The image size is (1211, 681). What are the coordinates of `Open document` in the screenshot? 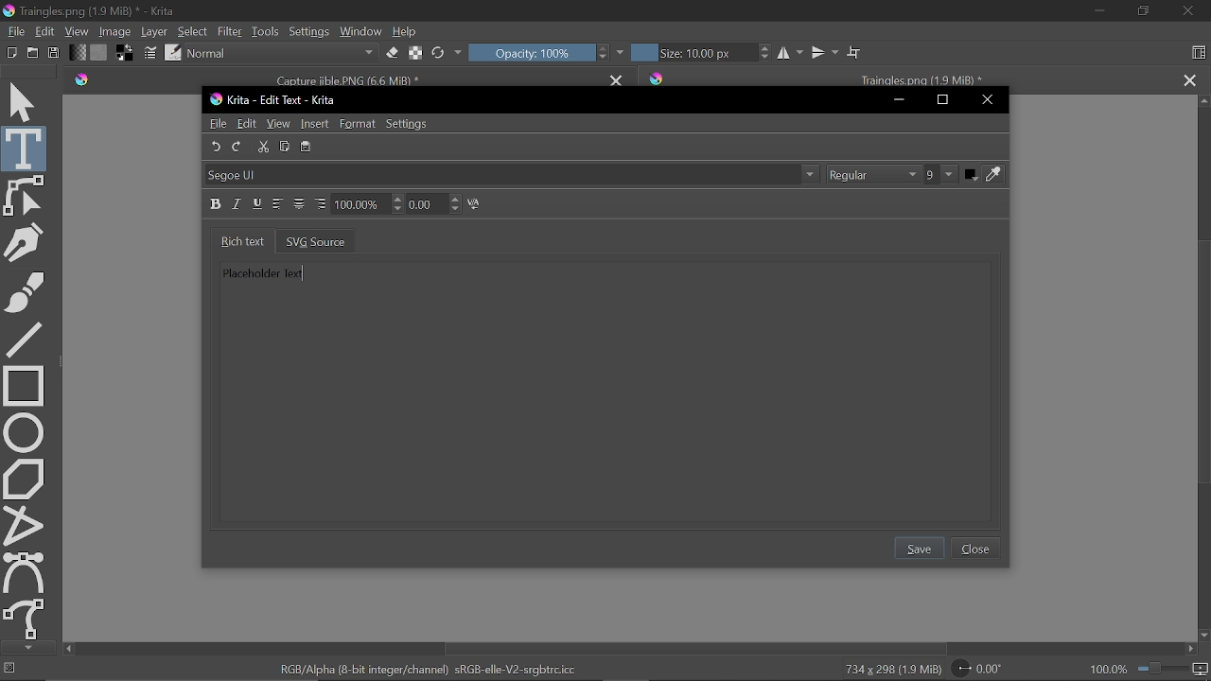 It's located at (32, 53).